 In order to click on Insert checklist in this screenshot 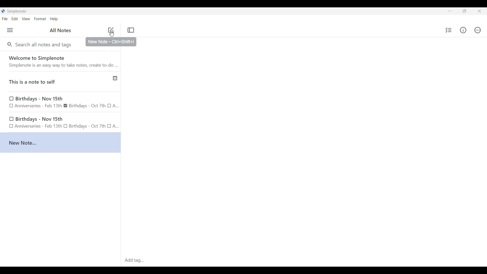, I will do `click(449, 30)`.